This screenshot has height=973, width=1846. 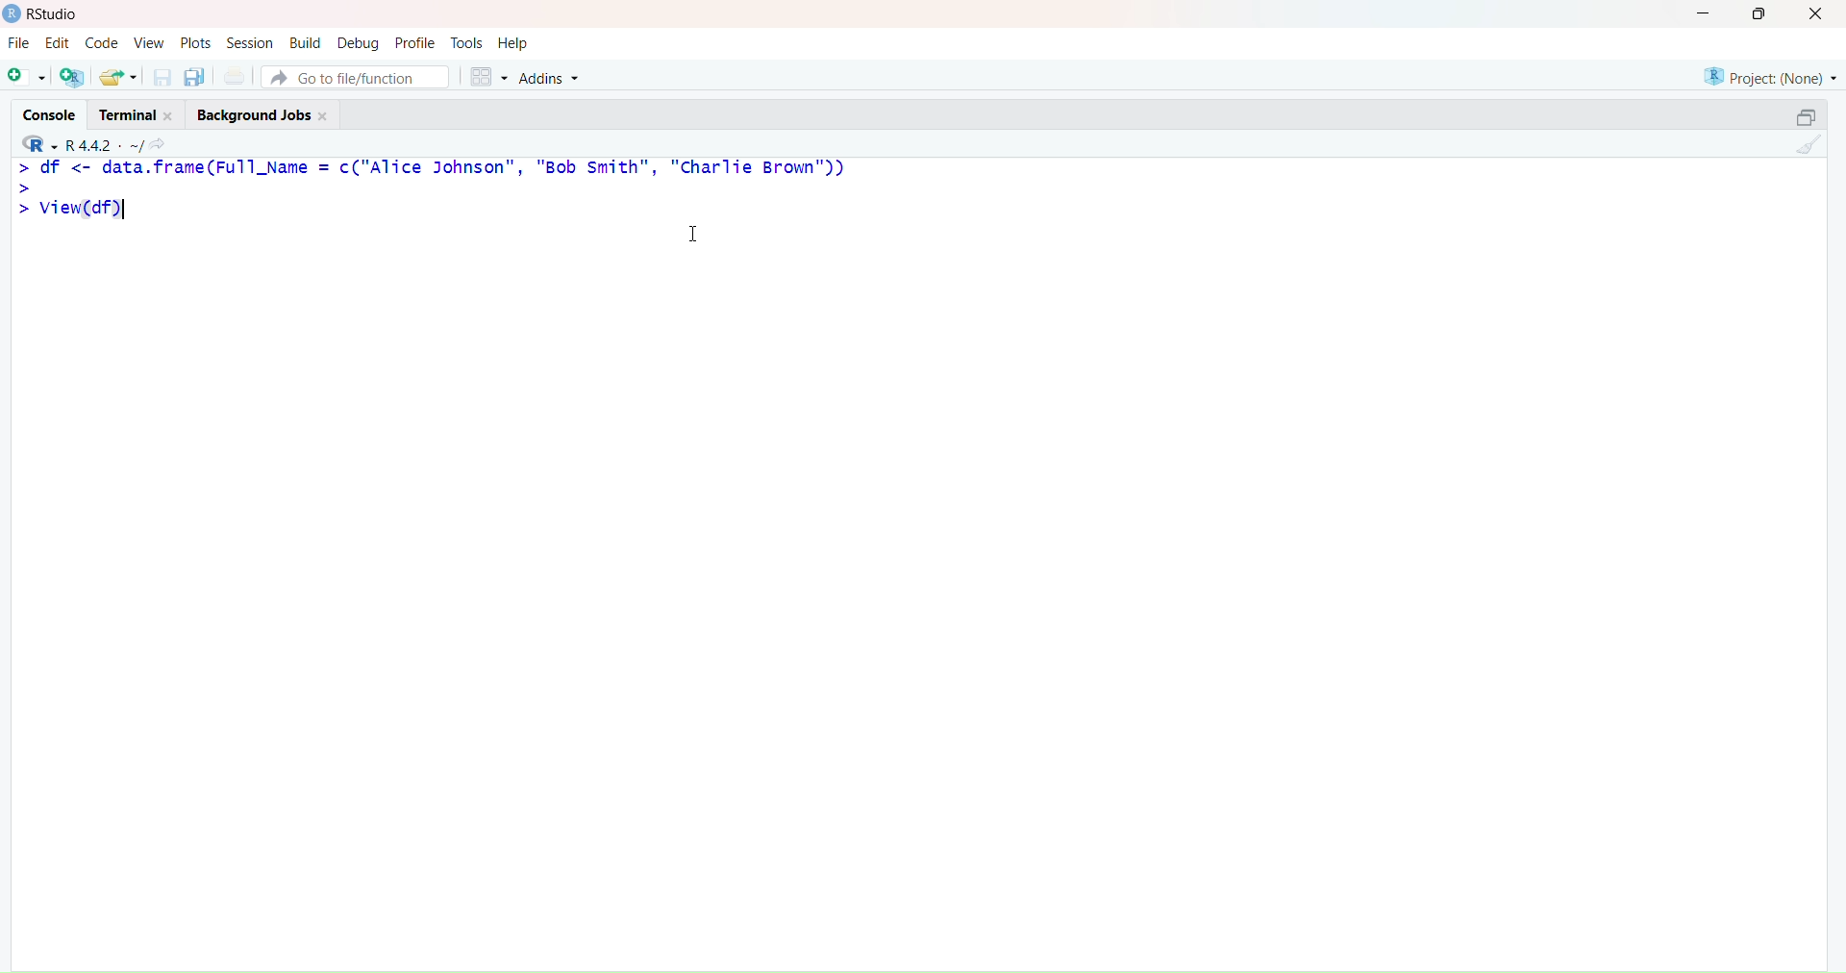 I want to click on View(df)|, so click(x=95, y=211).